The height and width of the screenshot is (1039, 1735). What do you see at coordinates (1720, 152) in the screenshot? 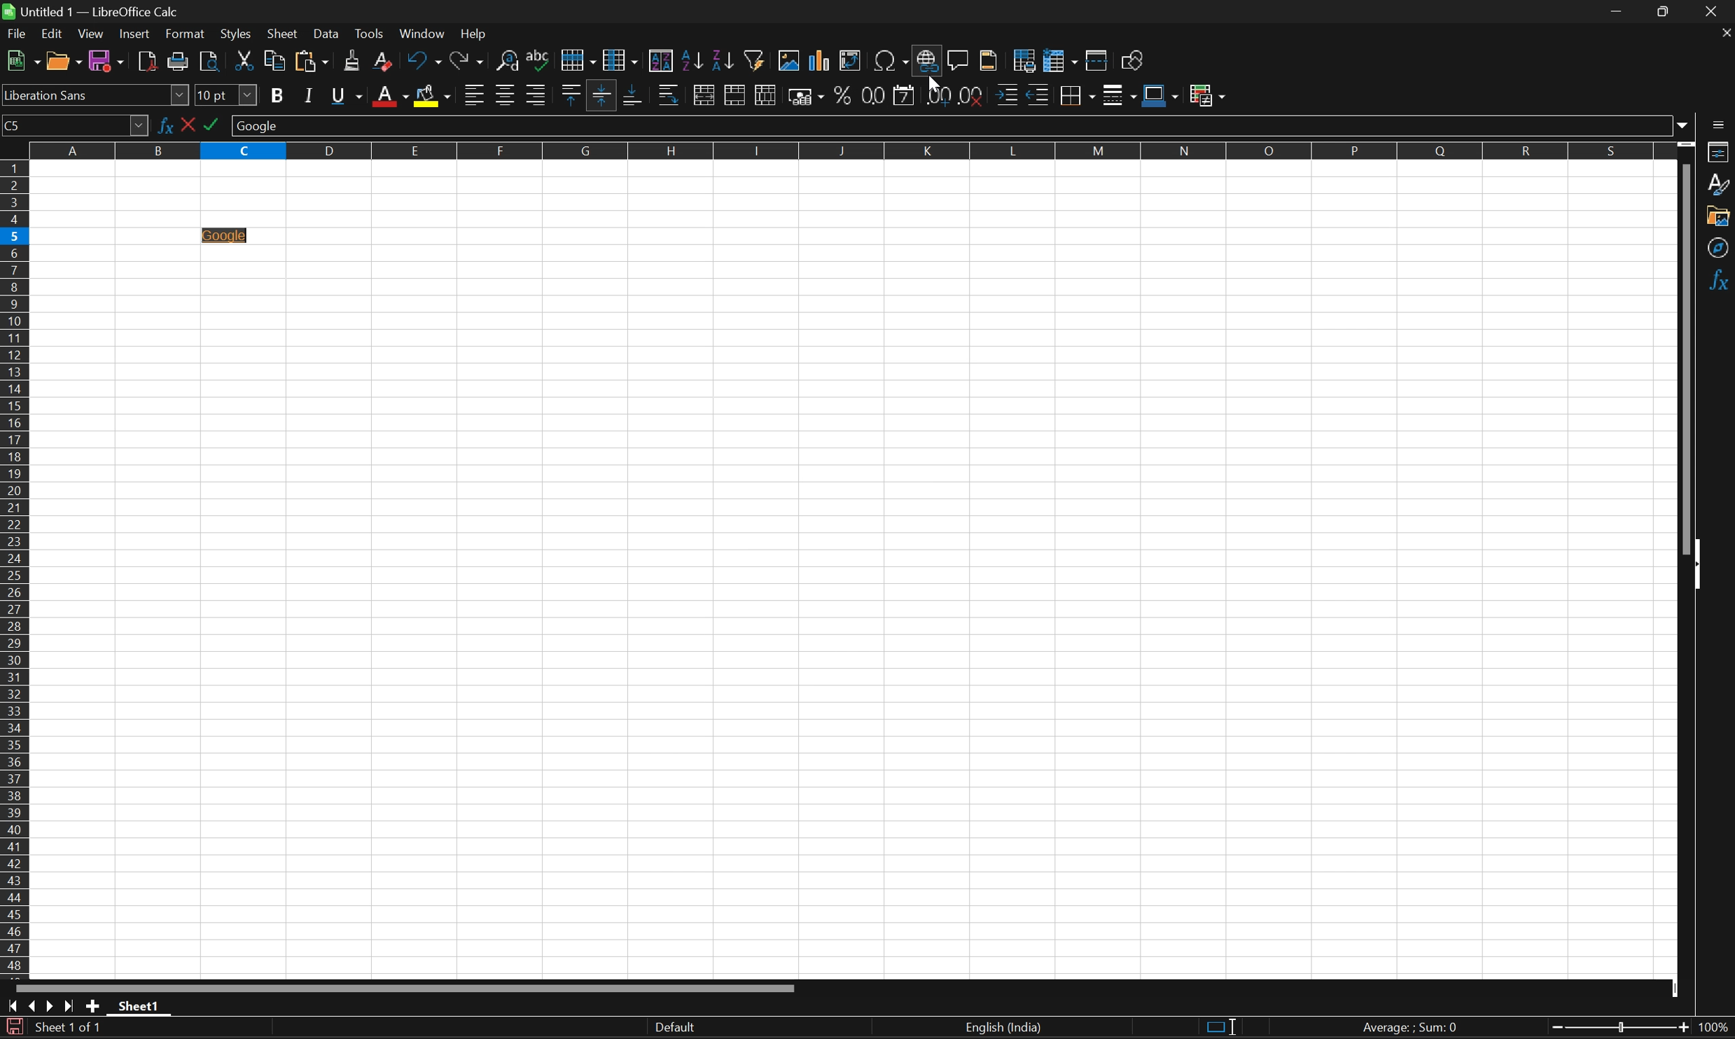
I see `Properties` at bounding box center [1720, 152].